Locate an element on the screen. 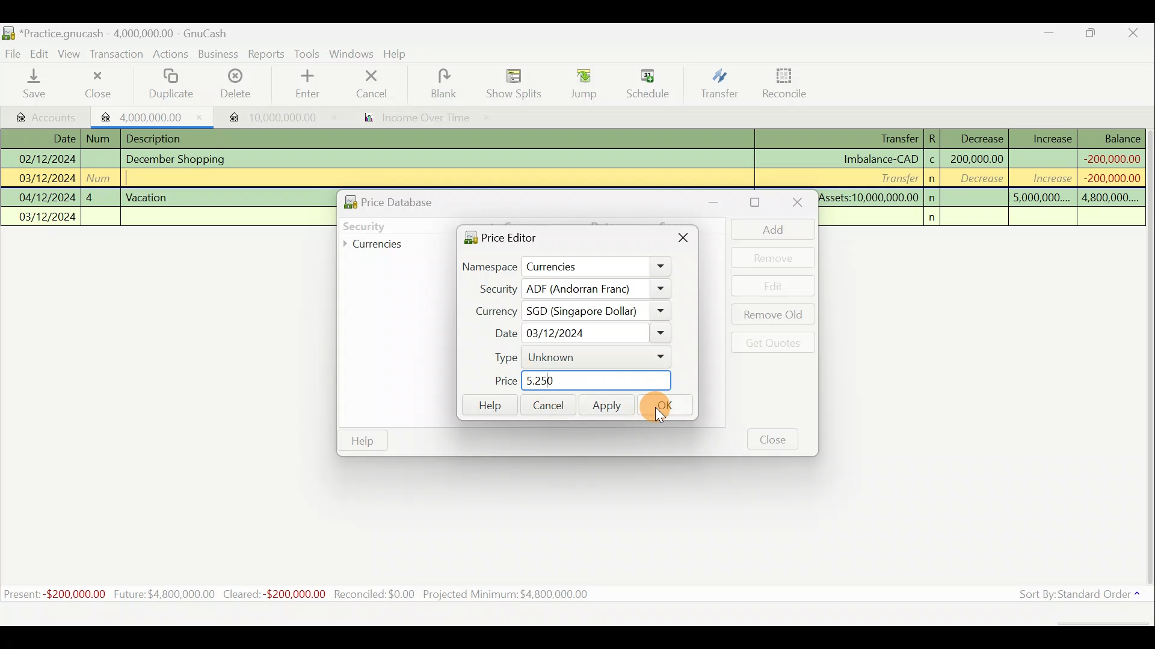 The image size is (1155, 649). Statistics is located at coordinates (316, 594).